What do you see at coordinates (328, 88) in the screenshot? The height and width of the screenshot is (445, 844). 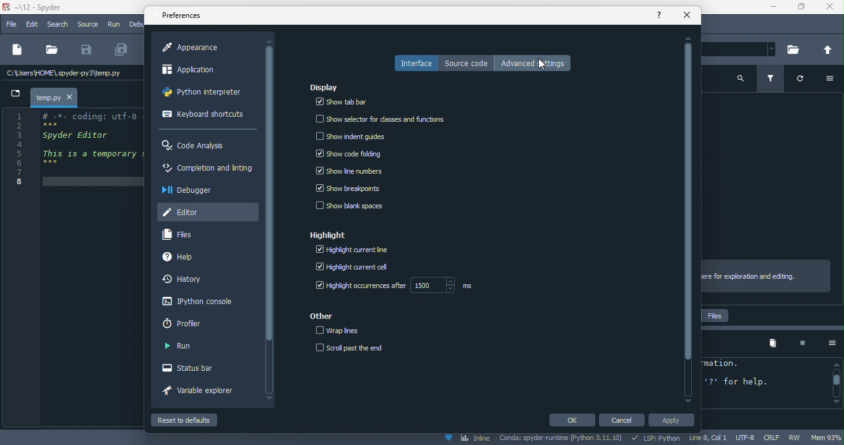 I see `display` at bounding box center [328, 88].